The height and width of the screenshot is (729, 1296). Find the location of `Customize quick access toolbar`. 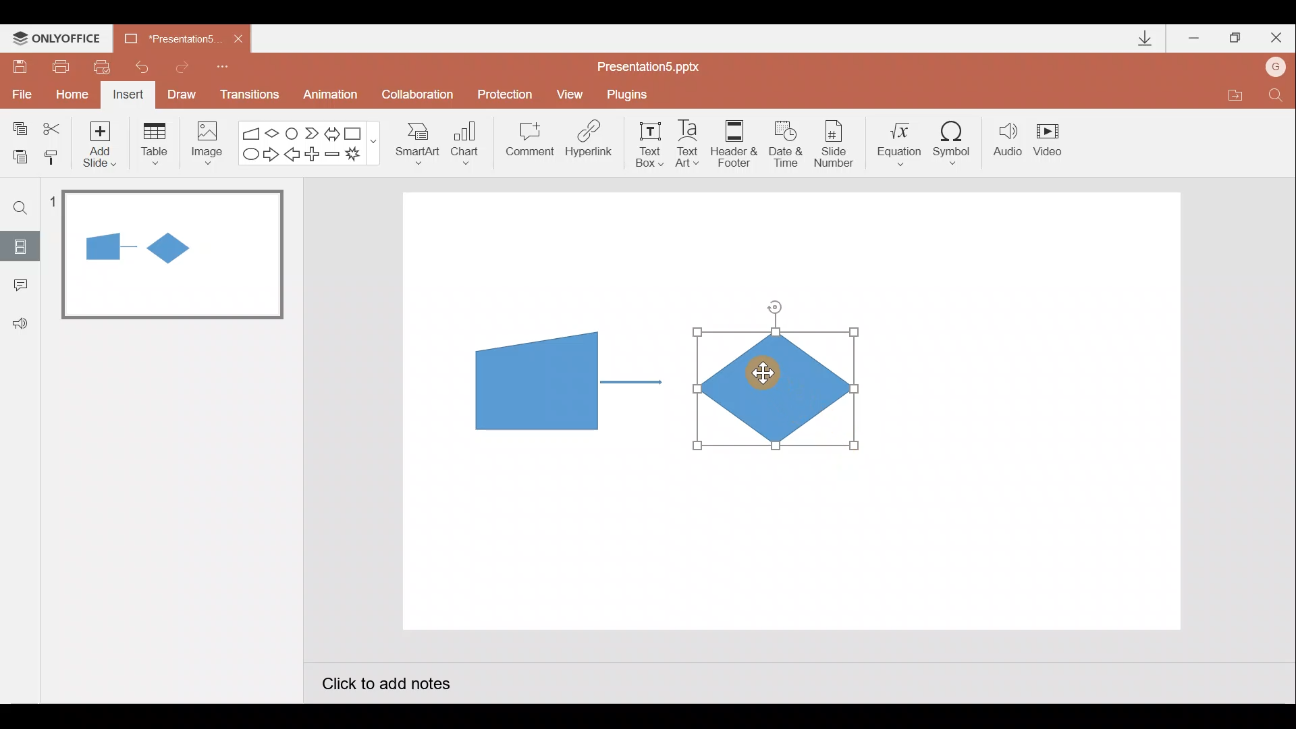

Customize quick access toolbar is located at coordinates (223, 65).